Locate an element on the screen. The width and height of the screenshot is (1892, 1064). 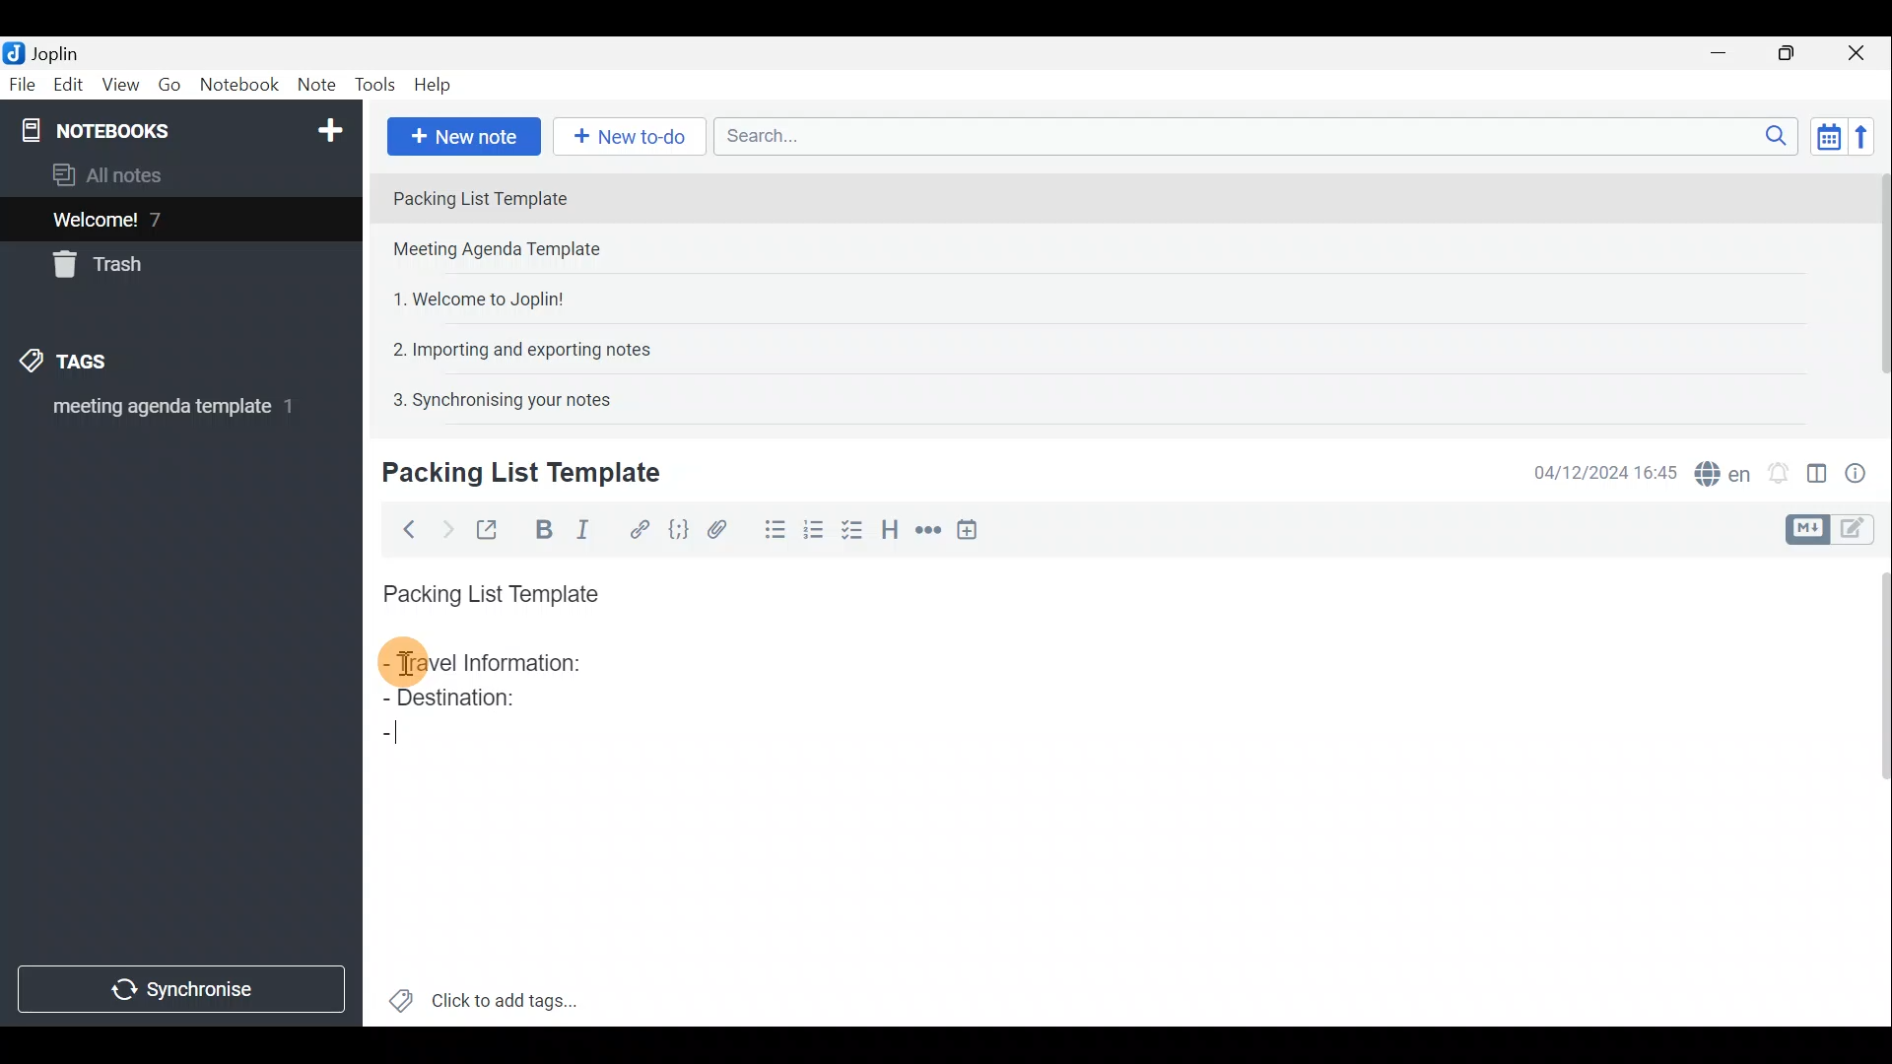
Trash is located at coordinates (105, 268).